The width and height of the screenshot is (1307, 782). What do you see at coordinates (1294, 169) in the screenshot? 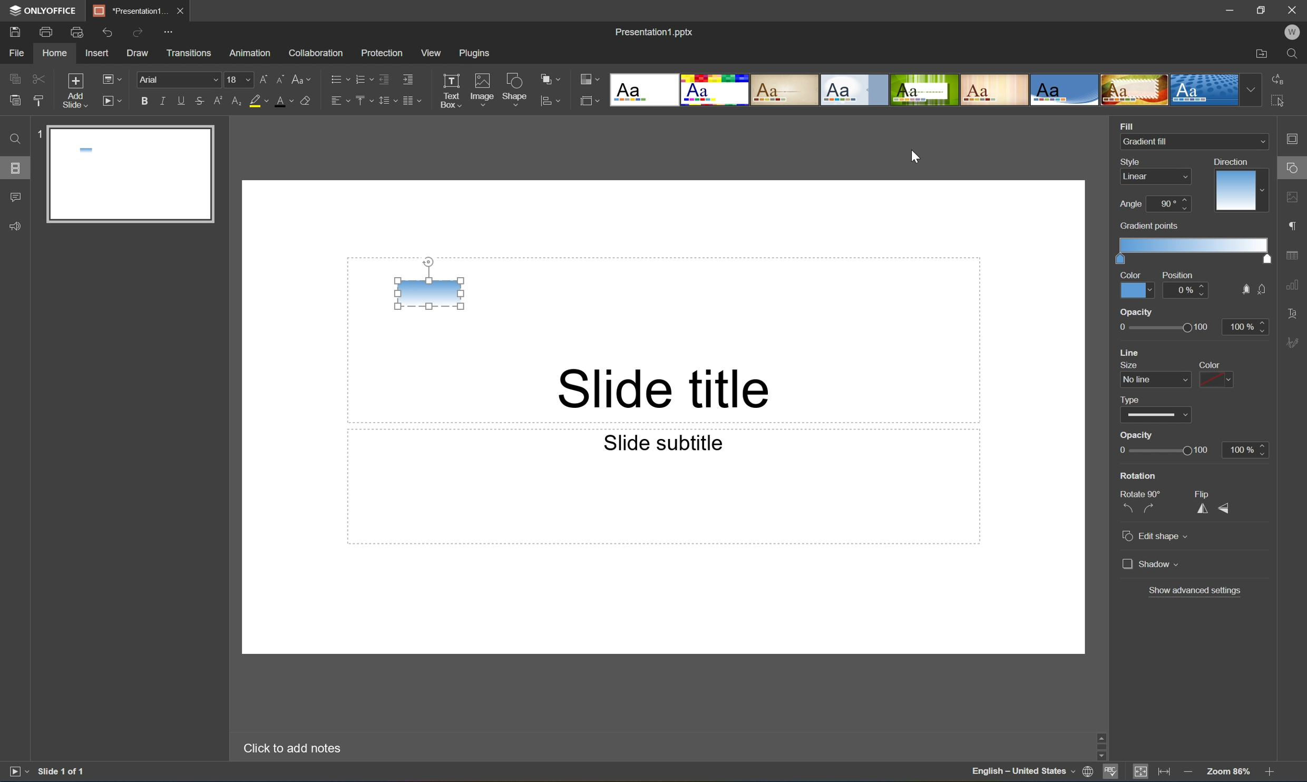
I see `shape settings` at bounding box center [1294, 169].